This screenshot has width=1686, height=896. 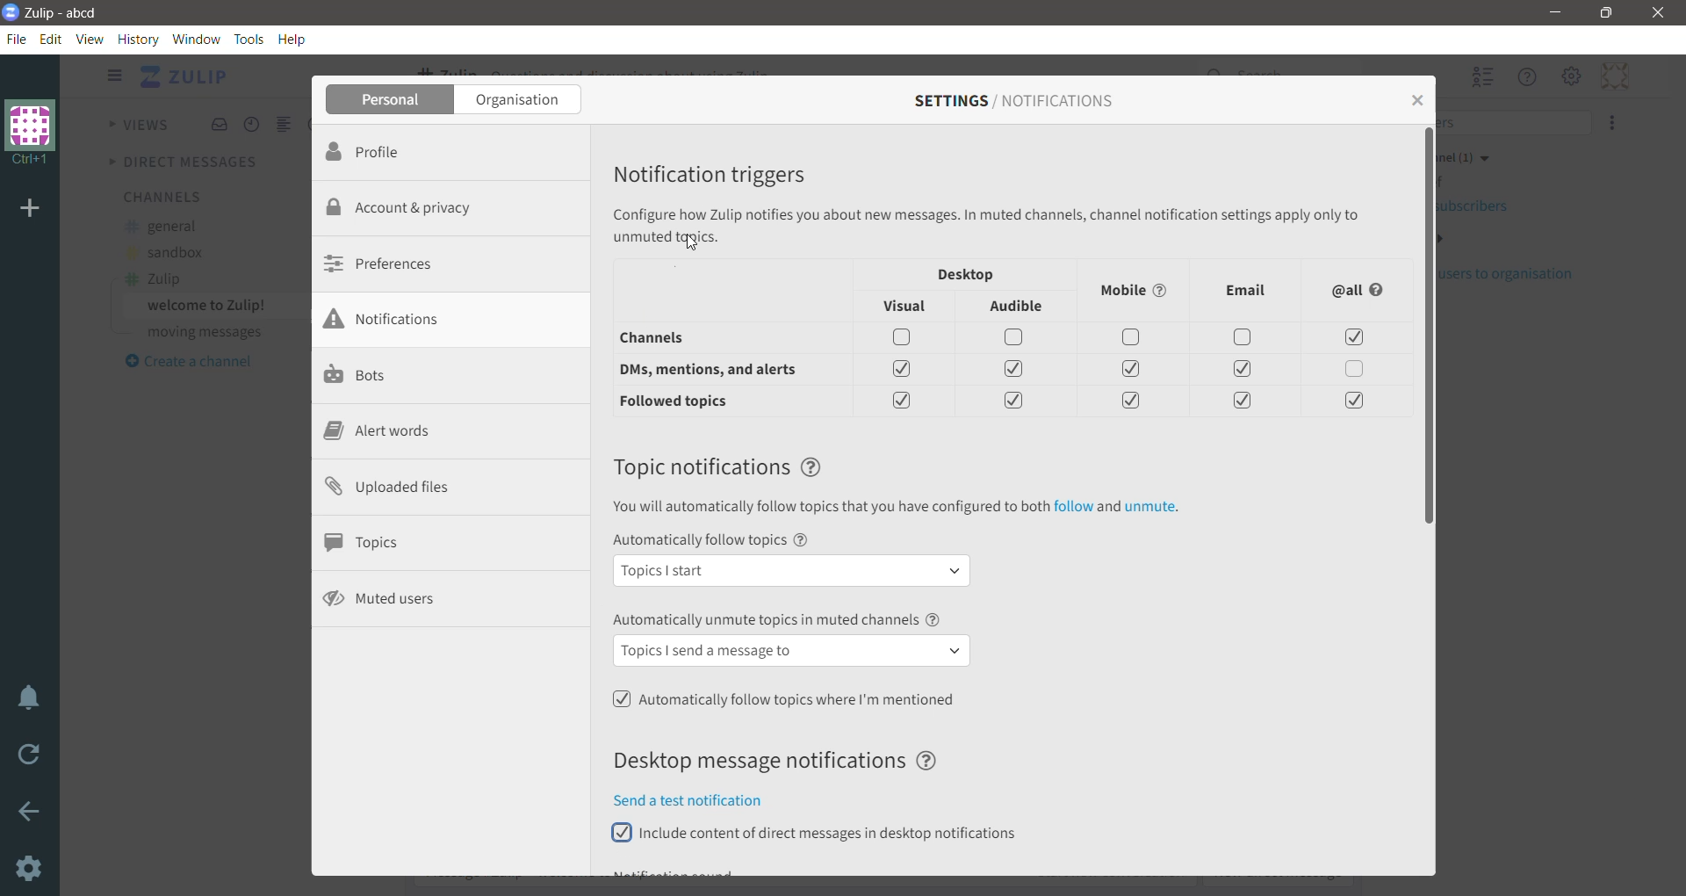 What do you see at coordinates (377, 433) in the screenshot?
I see `Alert words` at bounding box center [377, 433].